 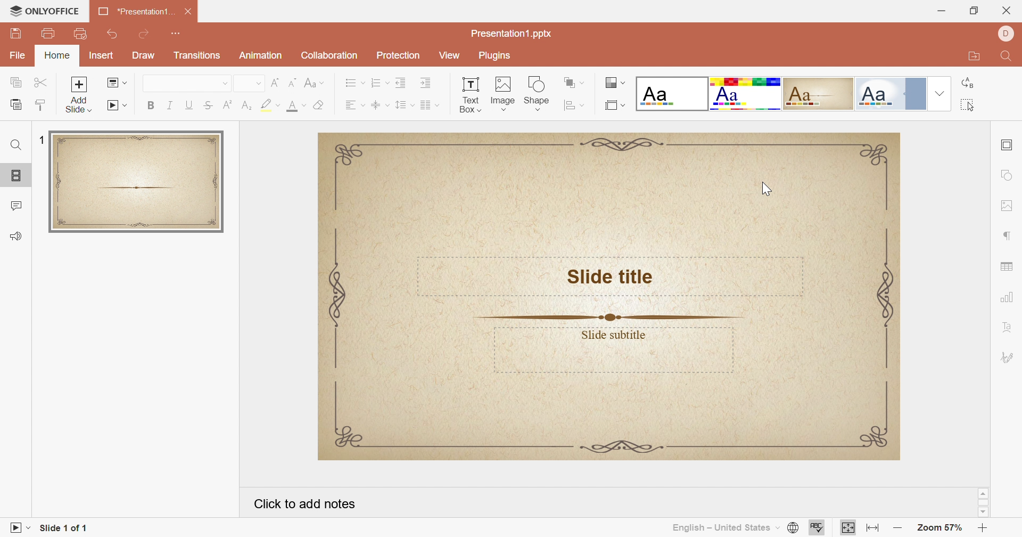 I want to click on Drop Down, so click(x=625, y=105).